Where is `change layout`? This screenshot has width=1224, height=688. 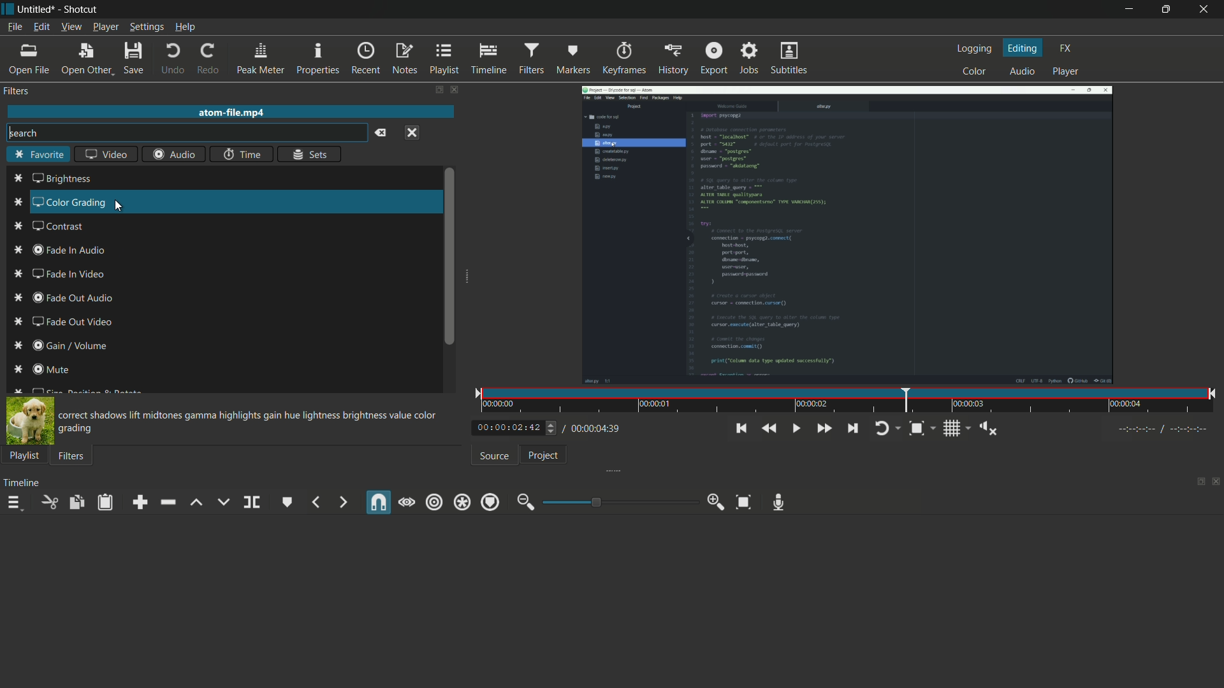 change layout is located at coordinates (1197, 482).